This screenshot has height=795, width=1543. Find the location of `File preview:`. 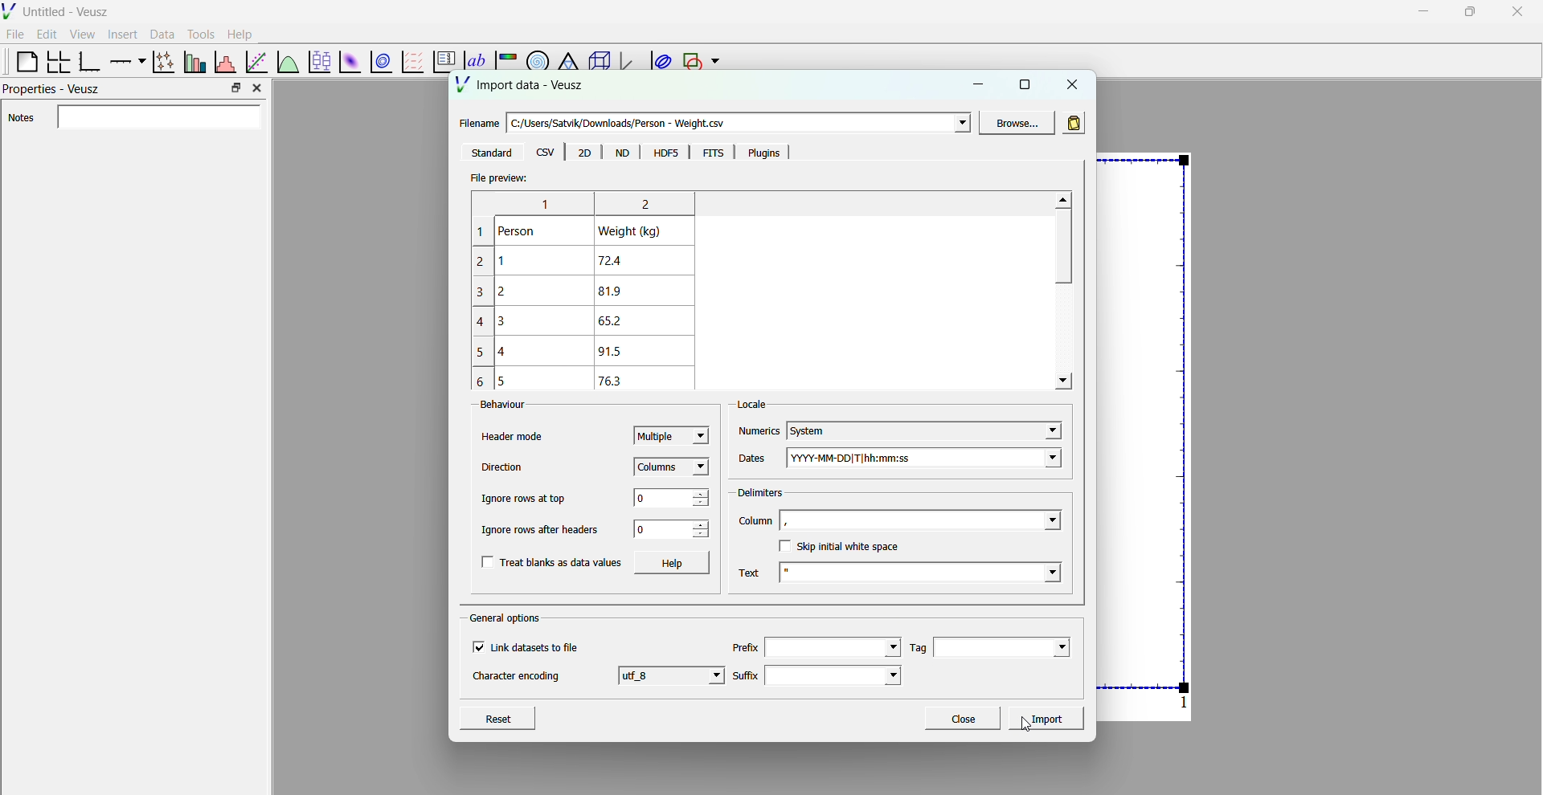

File preview: is located at coordinates (498, 178).